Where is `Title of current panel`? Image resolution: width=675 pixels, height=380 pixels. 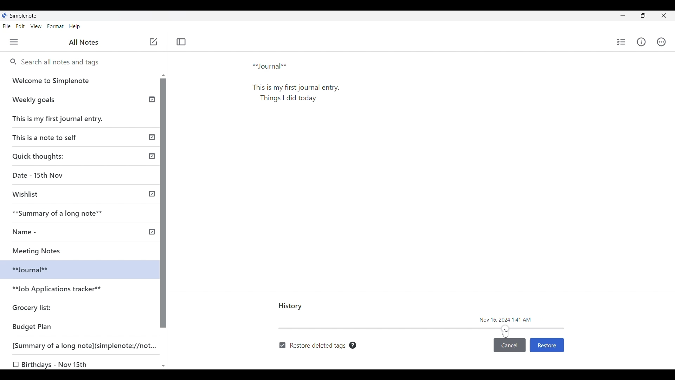
Title of current panel is located at coordinates (291, 306).